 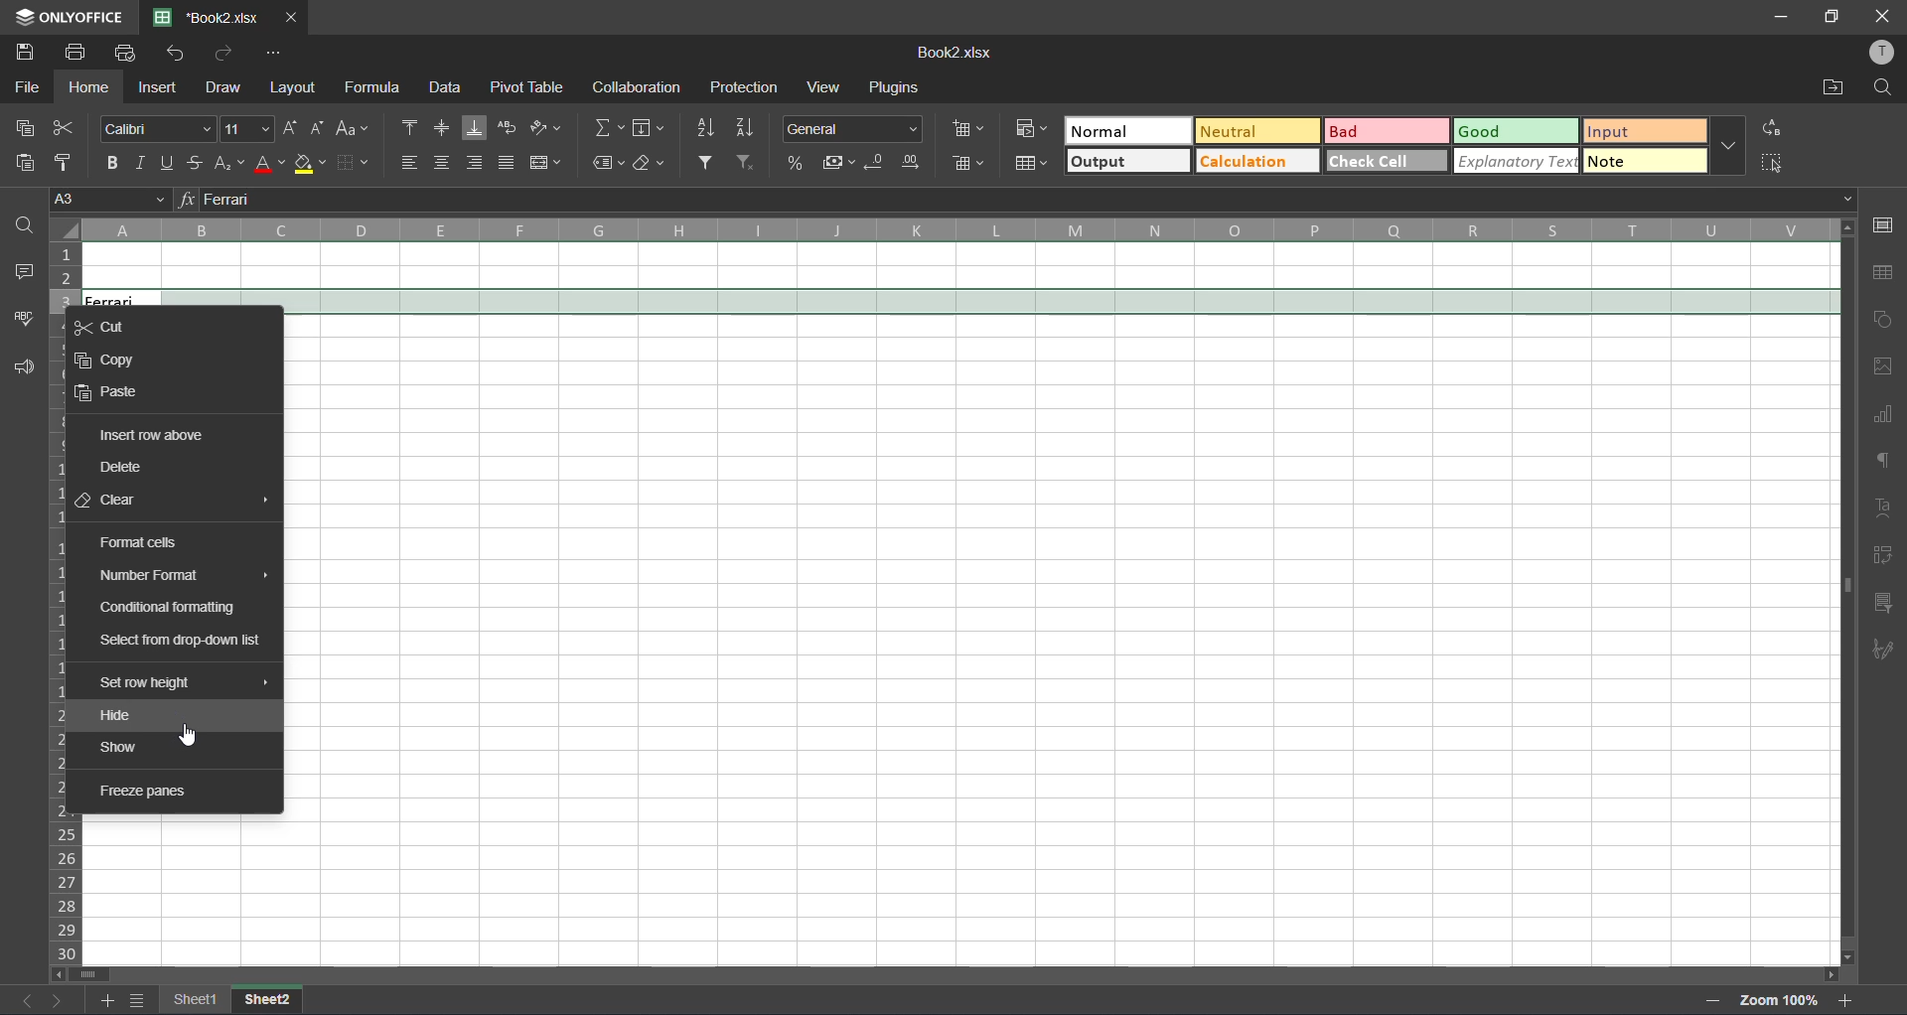 What do you see at coordinates (181, 644) in the screenshot?
I see `select from drop down list` at bounding box center [181, 644].